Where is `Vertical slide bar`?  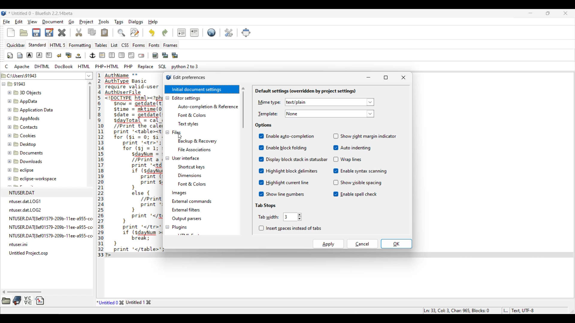
Vertical slide bar is located at coordinates (243, 108).